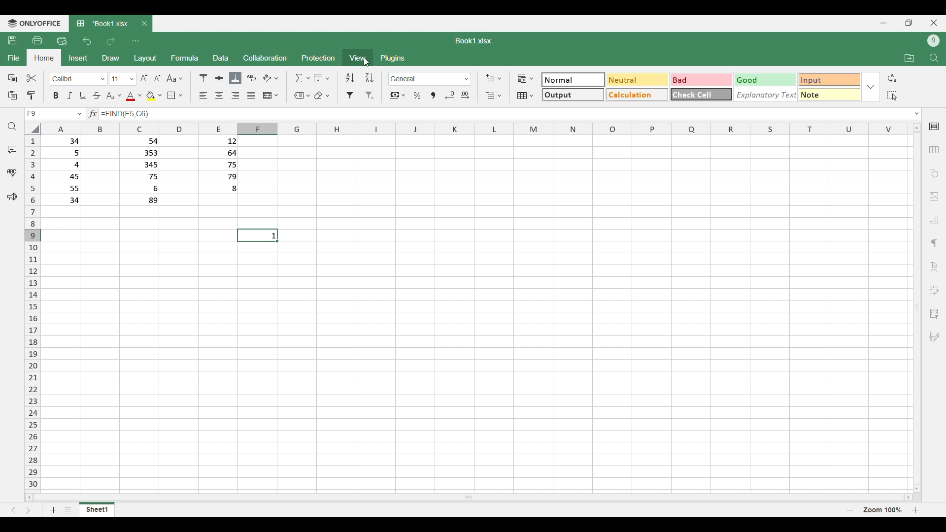  What do you see at coordinates (917, 127) in the screenshot?
I see `move up` at bounding box center [917, 127].